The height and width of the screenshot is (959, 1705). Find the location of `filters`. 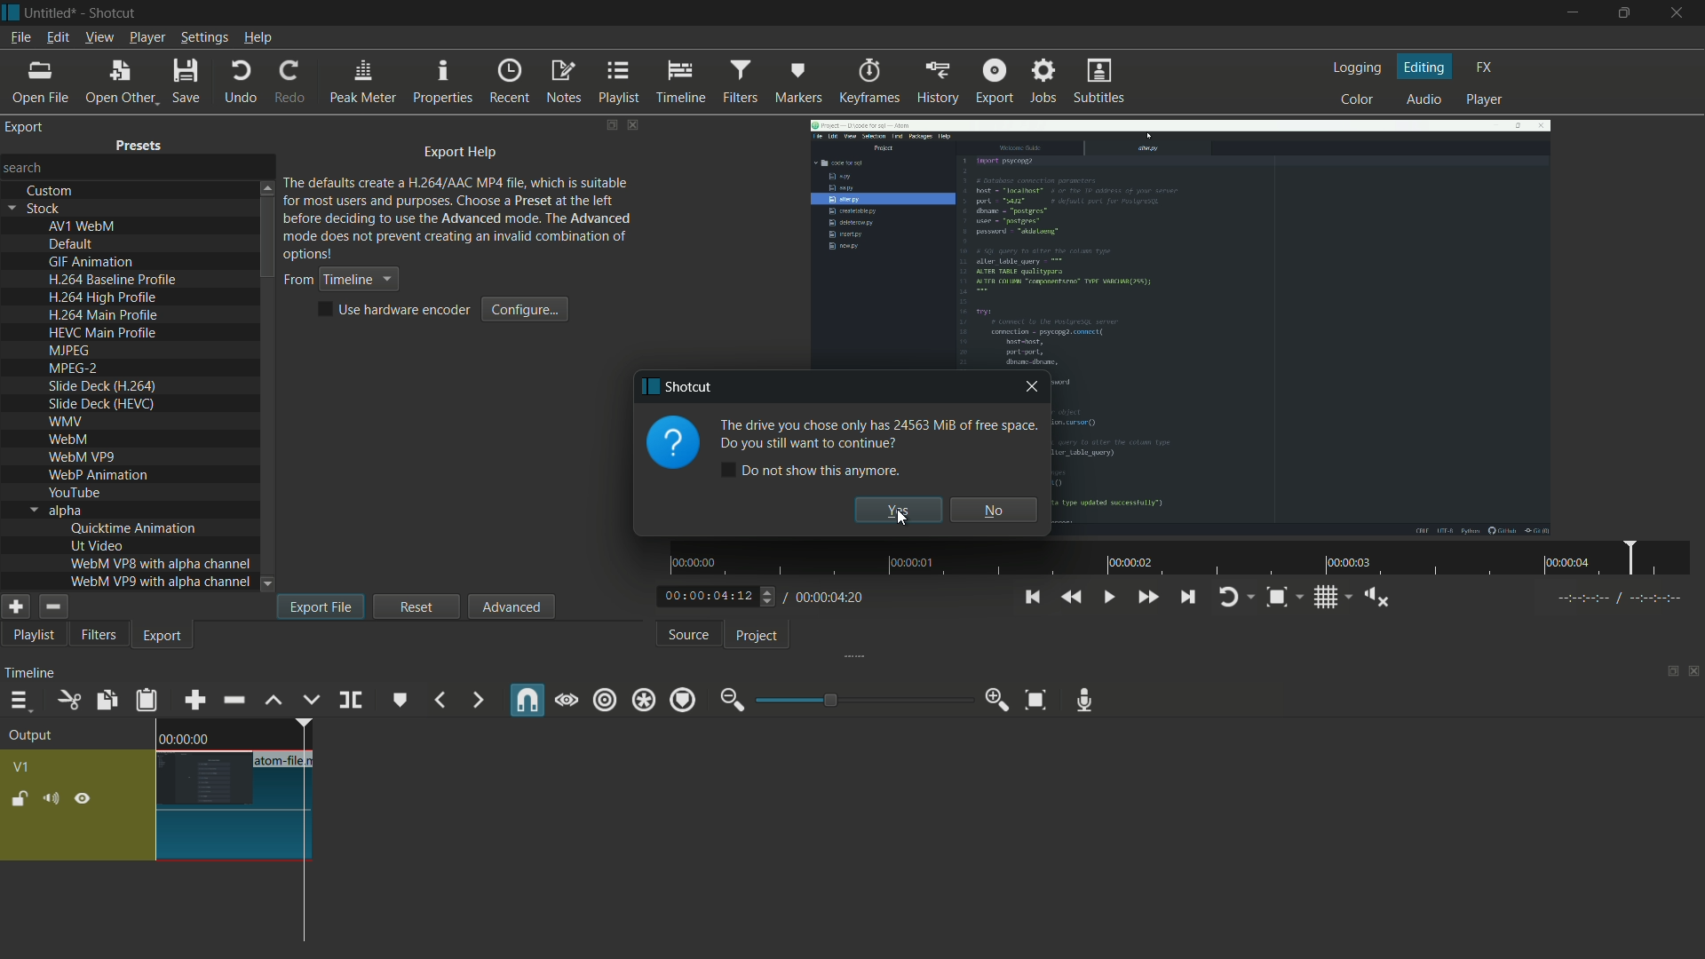

filters is located at coordinates (740, 81).